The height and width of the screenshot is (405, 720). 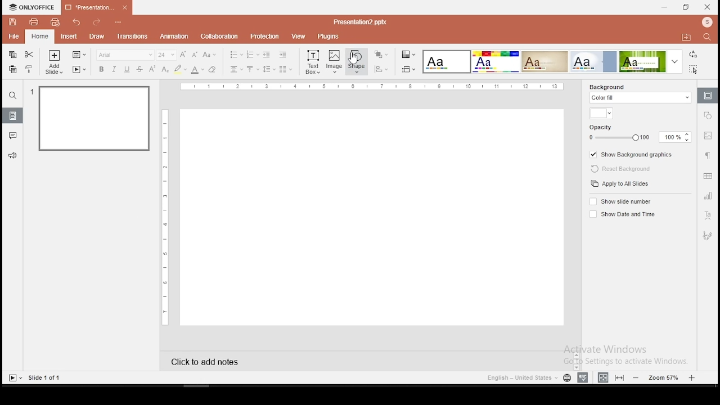 What do you see at coordinates (584, 376) in the screenshot?
I see `spell check` at bounding box center [584, 376].